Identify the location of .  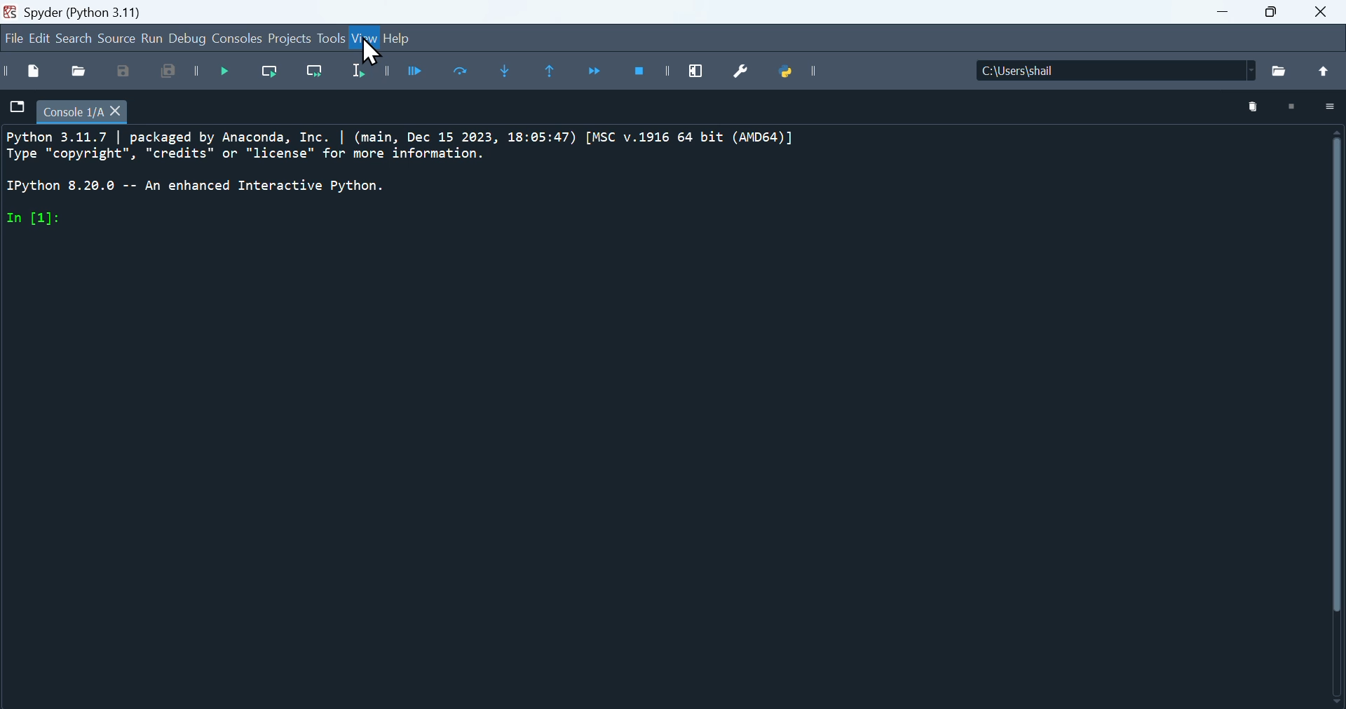
(11, 39).